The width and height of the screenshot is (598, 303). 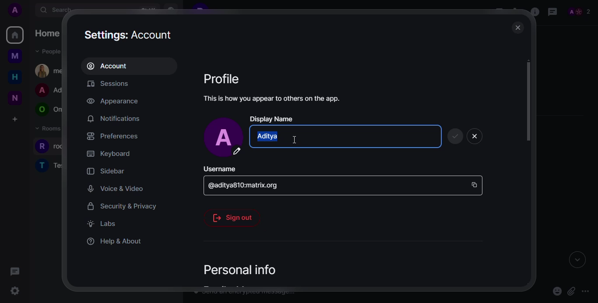 I want to click on profile pic, so click(x=222, y=138).